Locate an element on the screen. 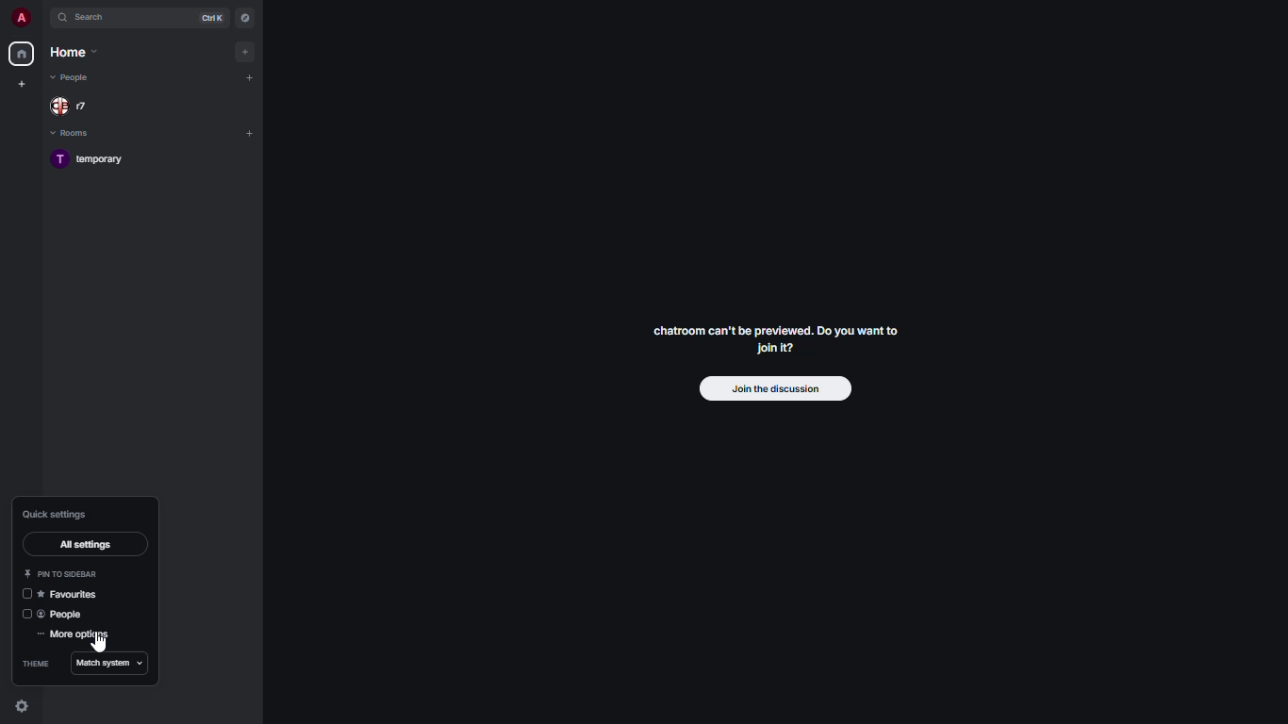  home is located at coordinates (74, 52).